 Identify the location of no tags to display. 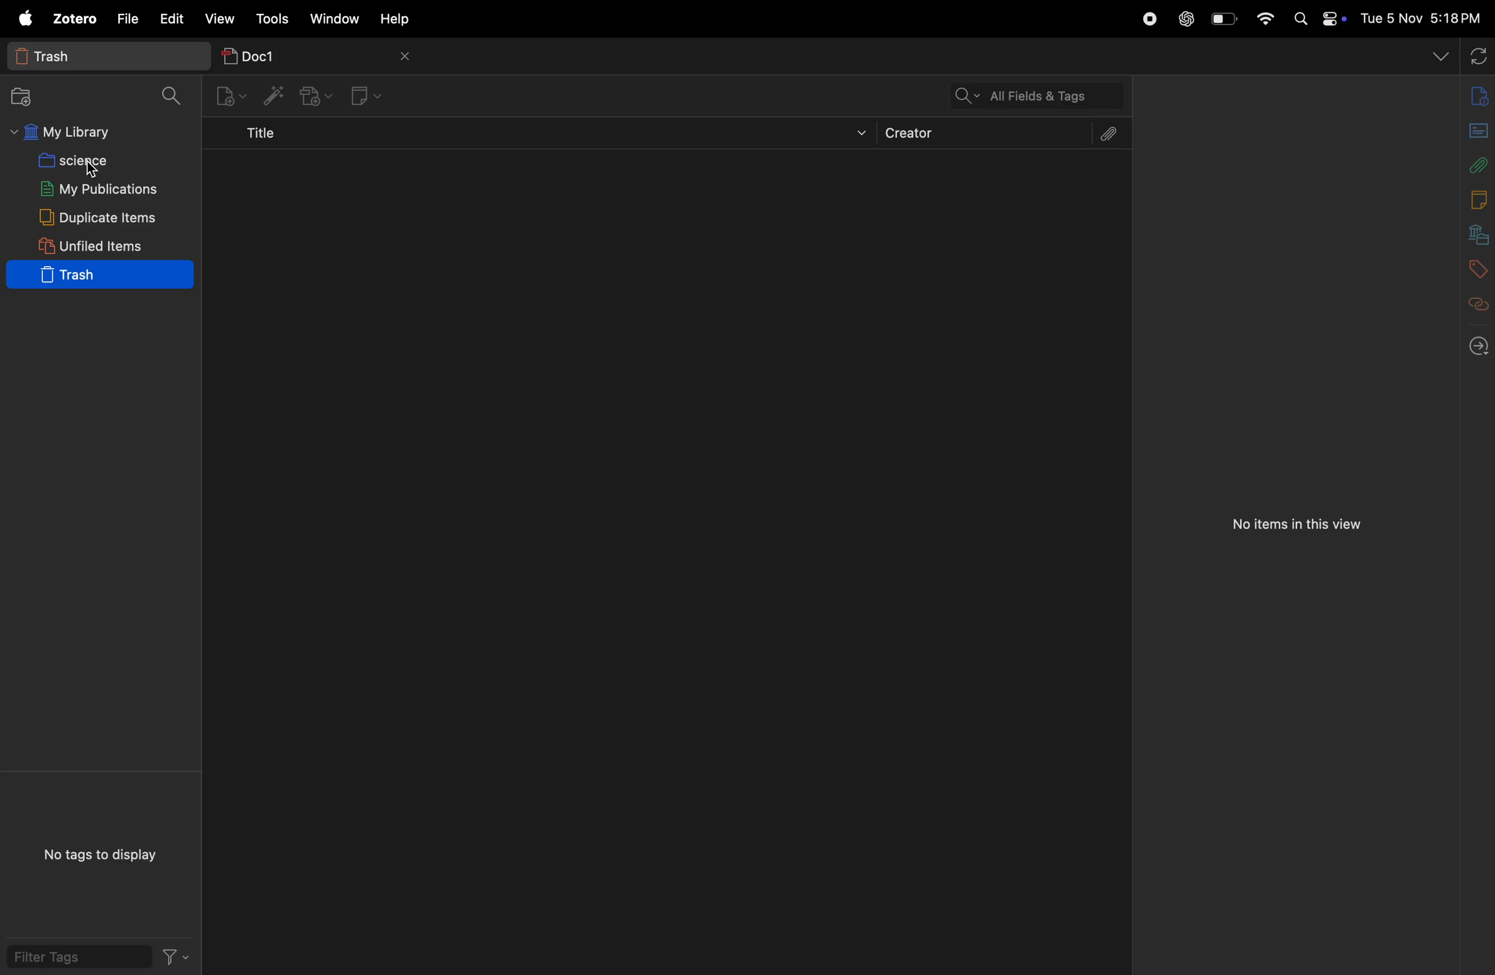
(101, 853).